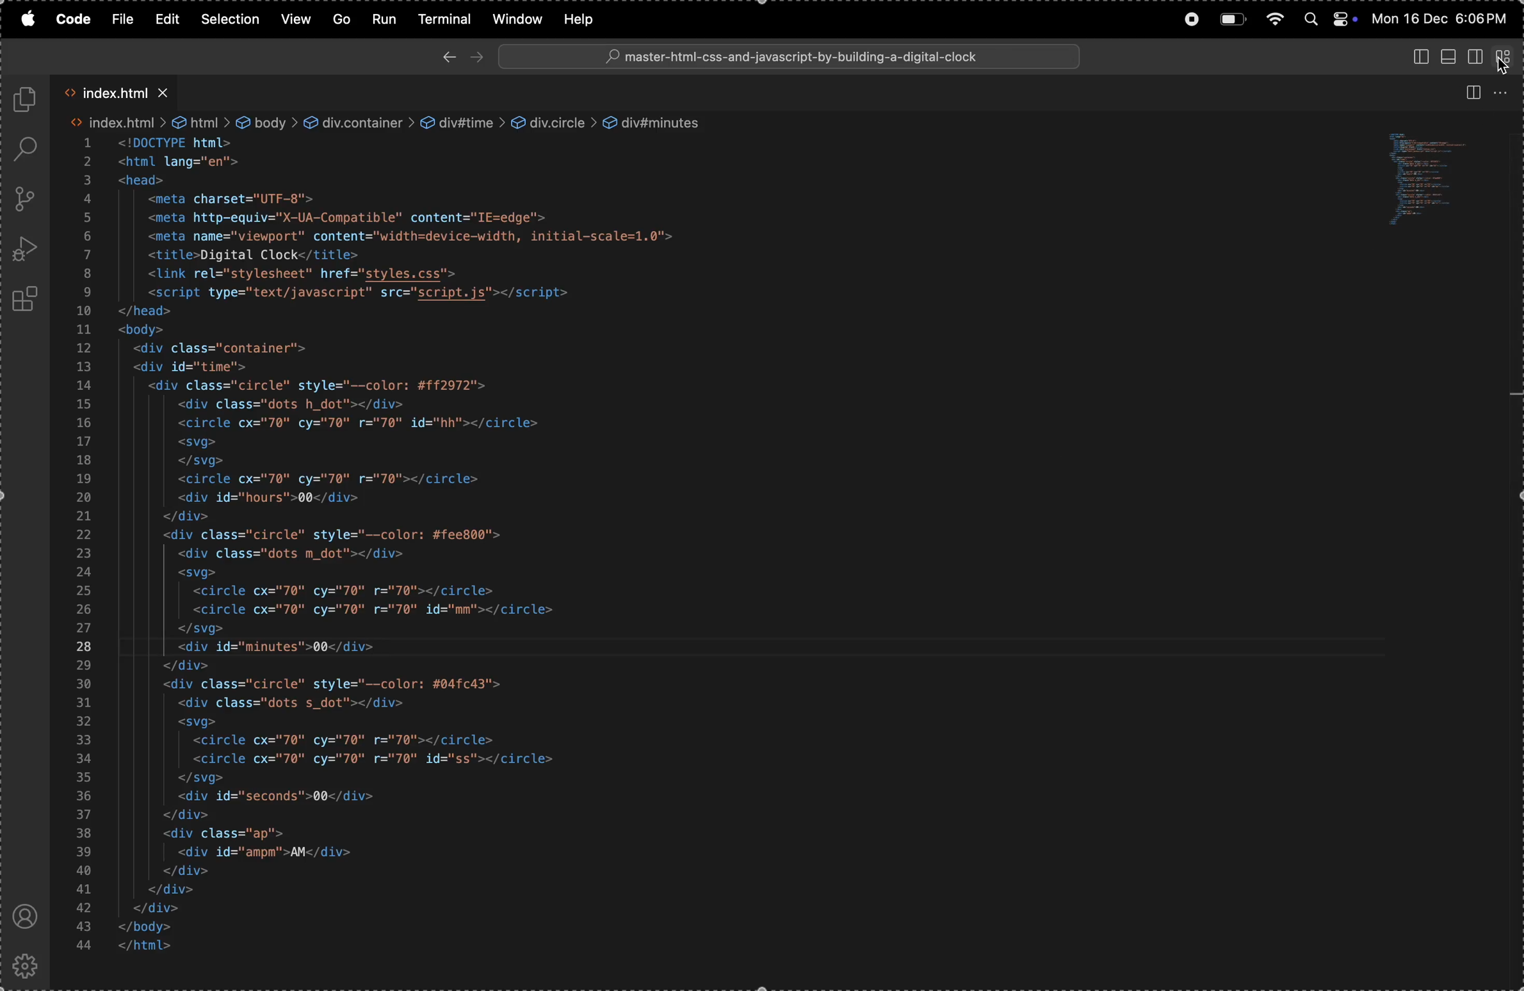  I want to click on apple menu, so click(24, 19).